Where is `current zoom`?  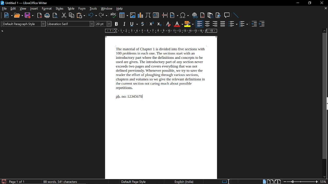 current zoom is located at coordinates (324, 182).